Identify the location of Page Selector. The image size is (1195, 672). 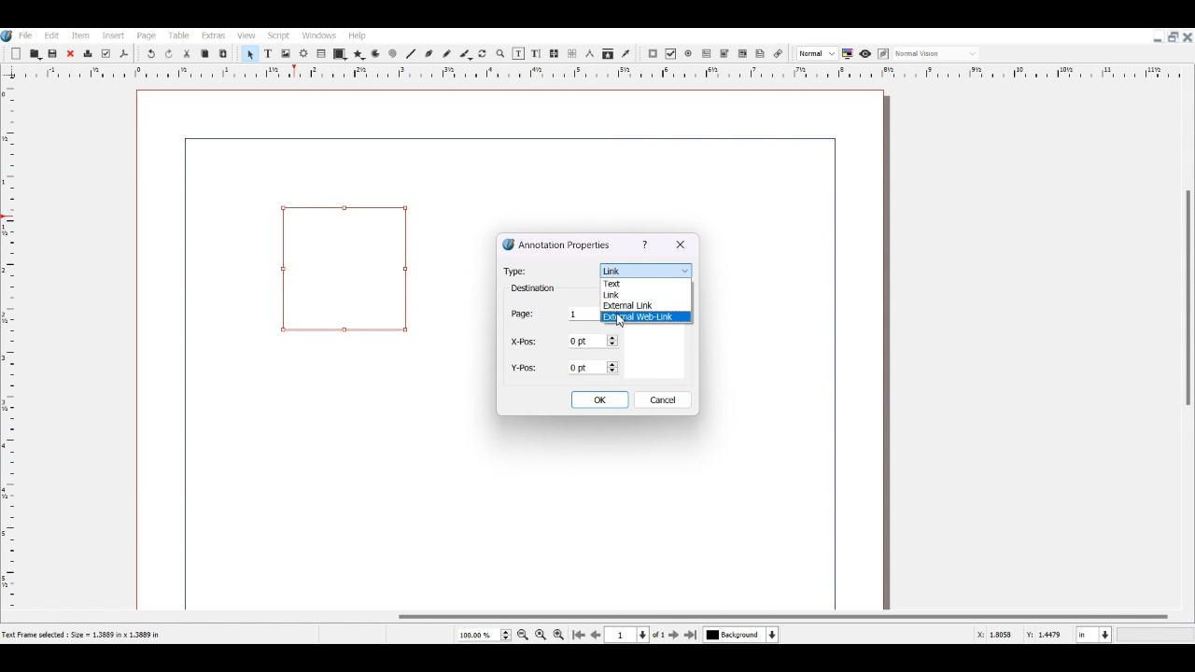
(552, 315).